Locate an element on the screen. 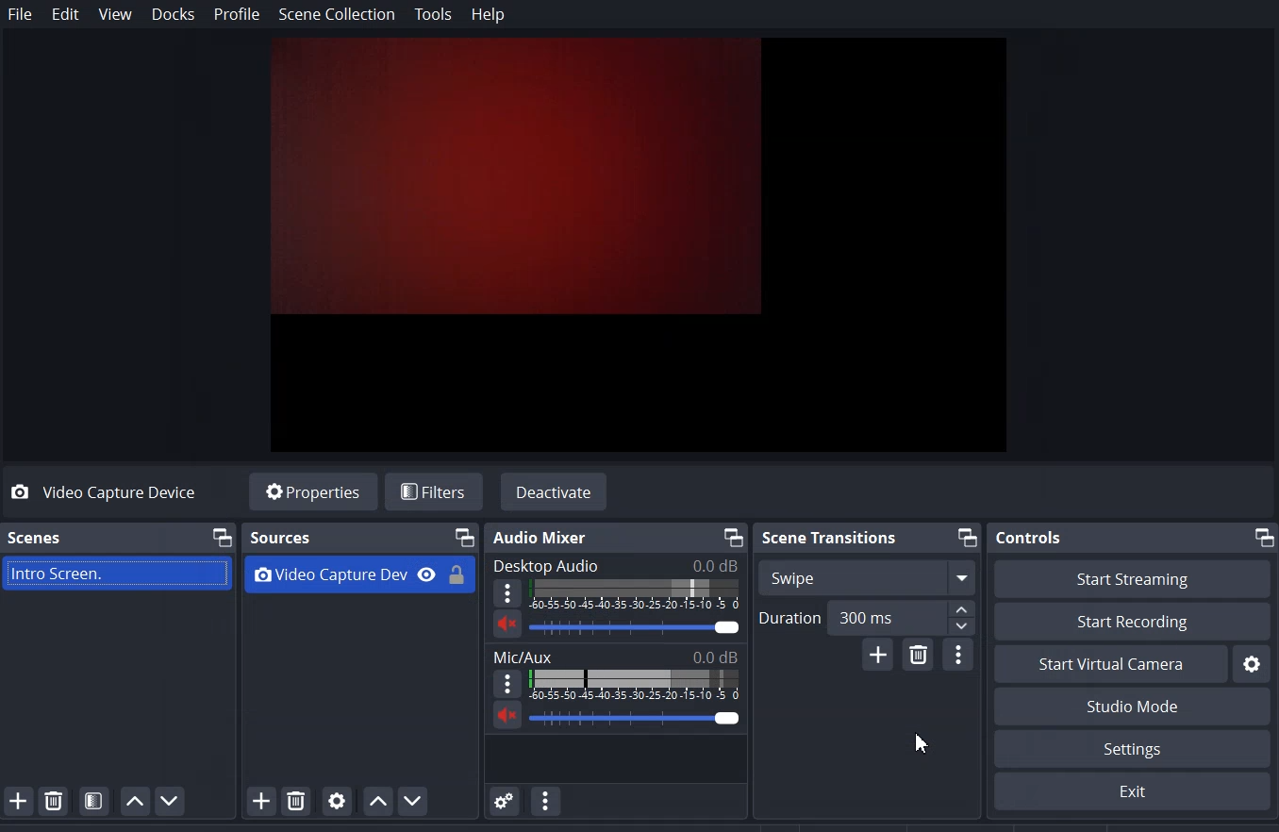 The image size is (1279, 832). Start Streaming is located at coordinates (1131, 578).